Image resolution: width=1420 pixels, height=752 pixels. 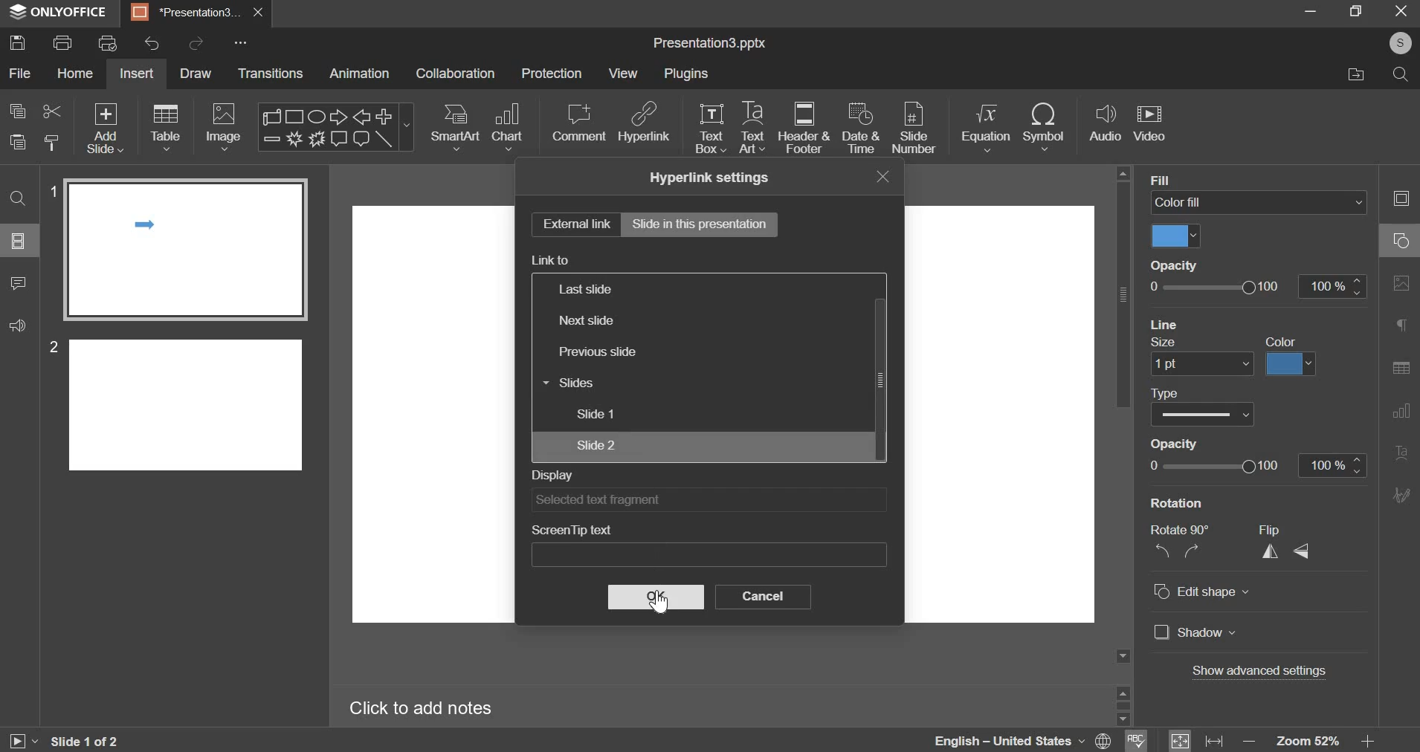 What do you see at coordinates (59, 15) in the screenshot?
I see `app name` at bounding box center [59, 15].